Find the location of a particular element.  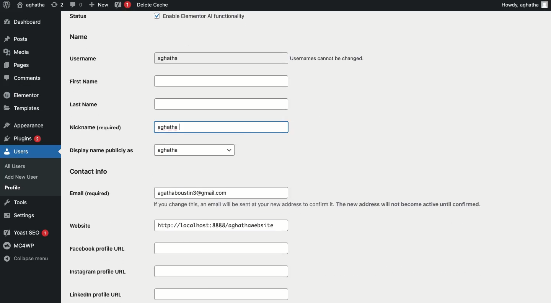

Username is located at coordinates (86, 57).